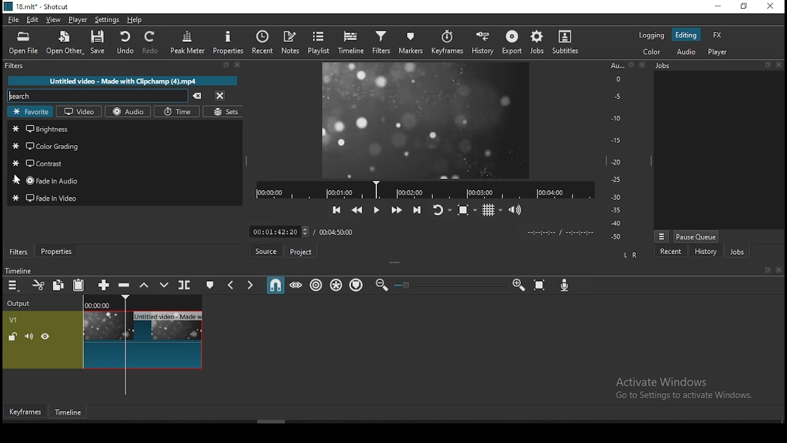  What do you see at coordinates (30, 112) in the screenshot?
I see `favorites` at bounding box center [30, 112].